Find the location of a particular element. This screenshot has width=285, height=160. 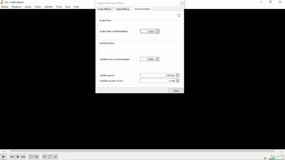

Close is located at coordinates (182, 3).